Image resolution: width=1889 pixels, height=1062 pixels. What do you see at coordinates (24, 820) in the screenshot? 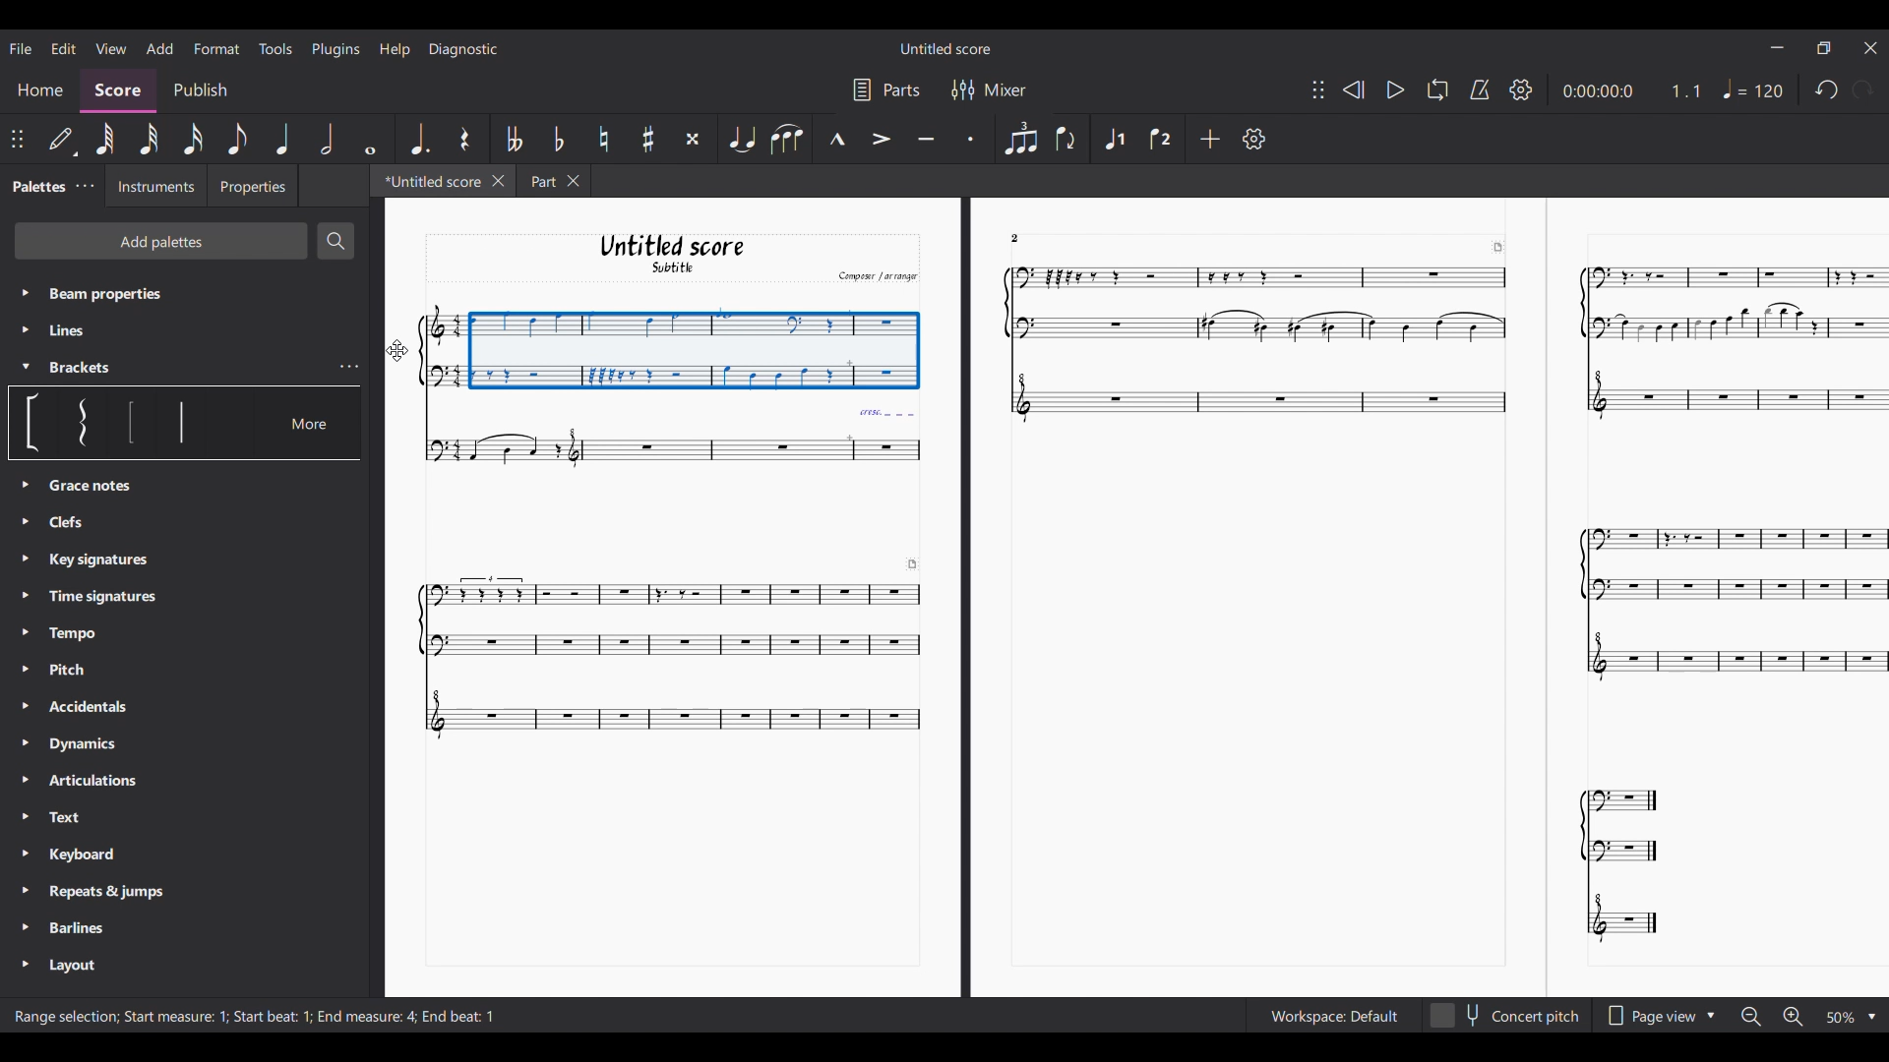
I see `` at bounding box center [24, 820].